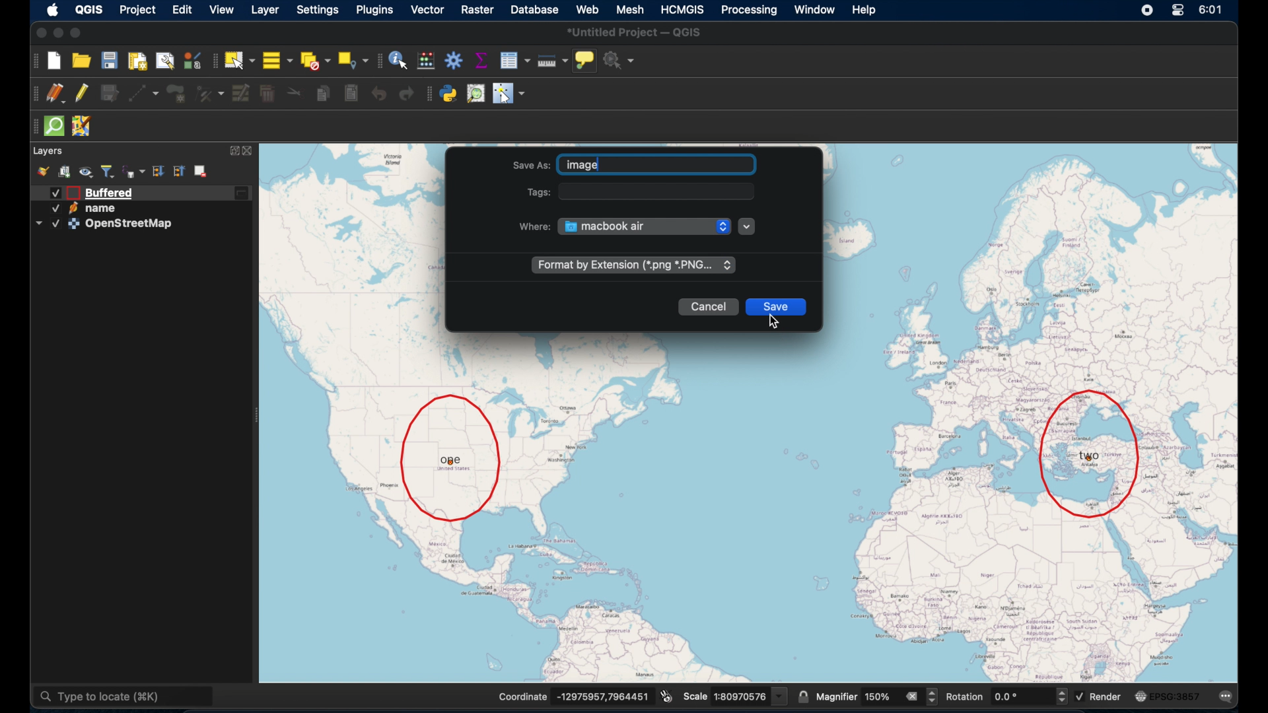 The image size is (1268, 713). What do you see at coordinates (56, 60) in the screenshot?
I see `new project` at bounding box center [56, 60].